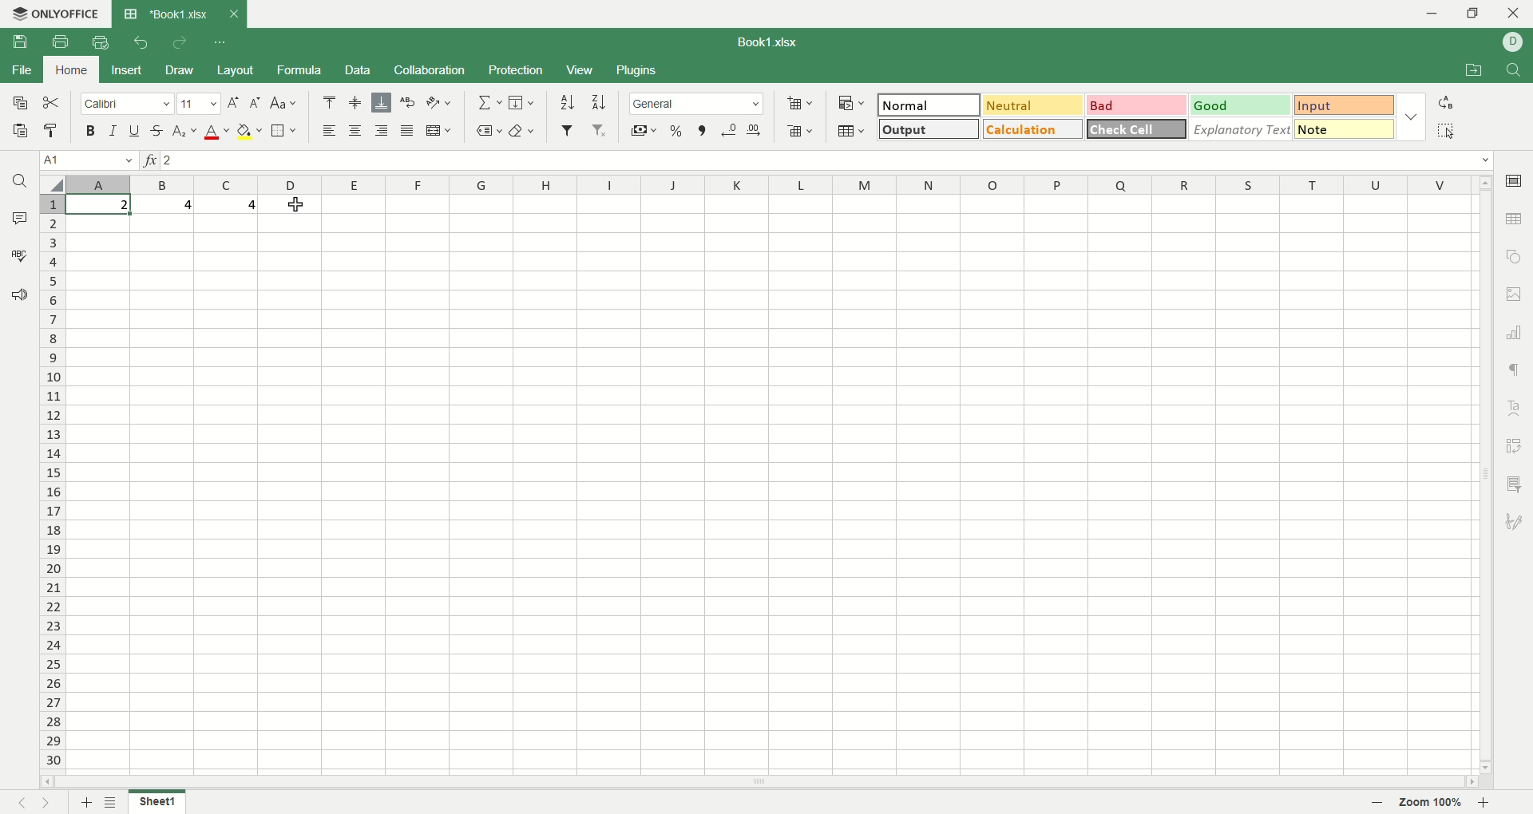  What do you see at coordinates (85, 160) in the screenshot?
I see `cell name` at bounding box center [85, 160].